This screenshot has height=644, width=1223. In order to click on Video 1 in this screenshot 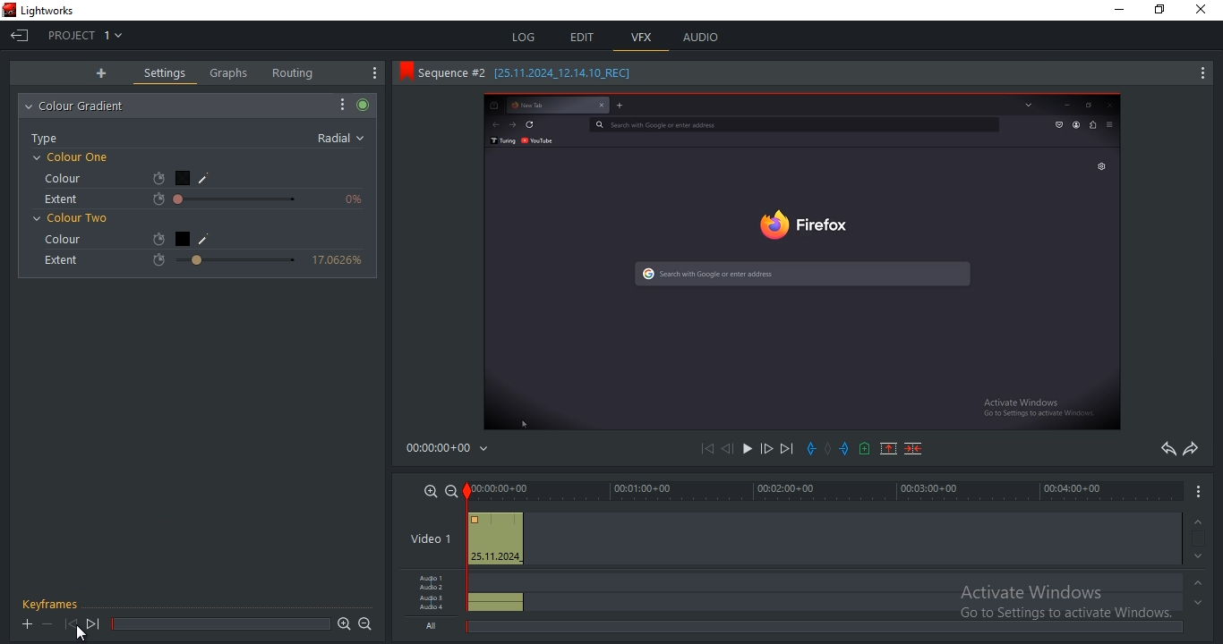, I will do `click(430, 538)`.